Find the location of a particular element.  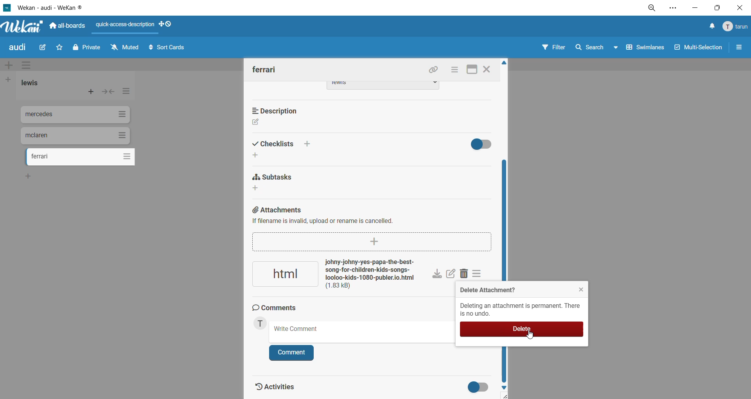

cursor is located at coordinates (532, 336).